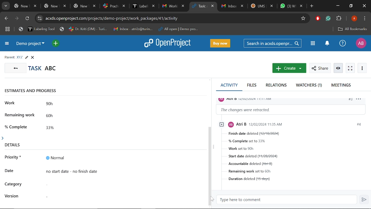 The height and width of the screenshot is (209, 371). What do you see at coordinates (213, 7) in the screenshot?
I see `Close current tab` at bounding box center [213, 7].